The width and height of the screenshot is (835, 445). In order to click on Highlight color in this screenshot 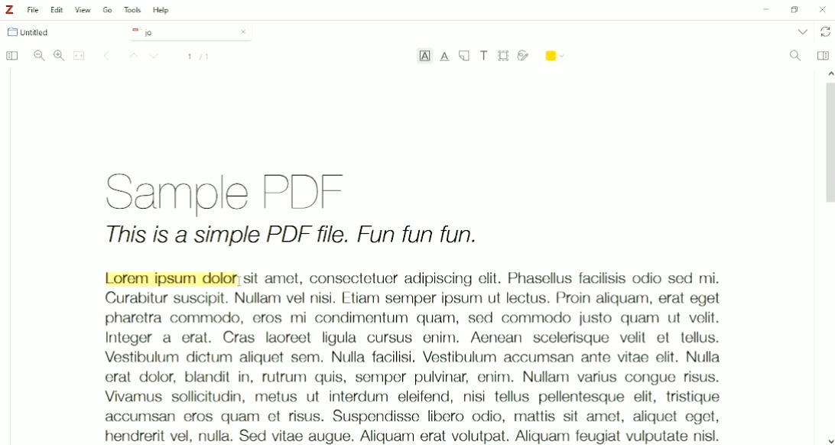, I will do `click(556, 54)`.